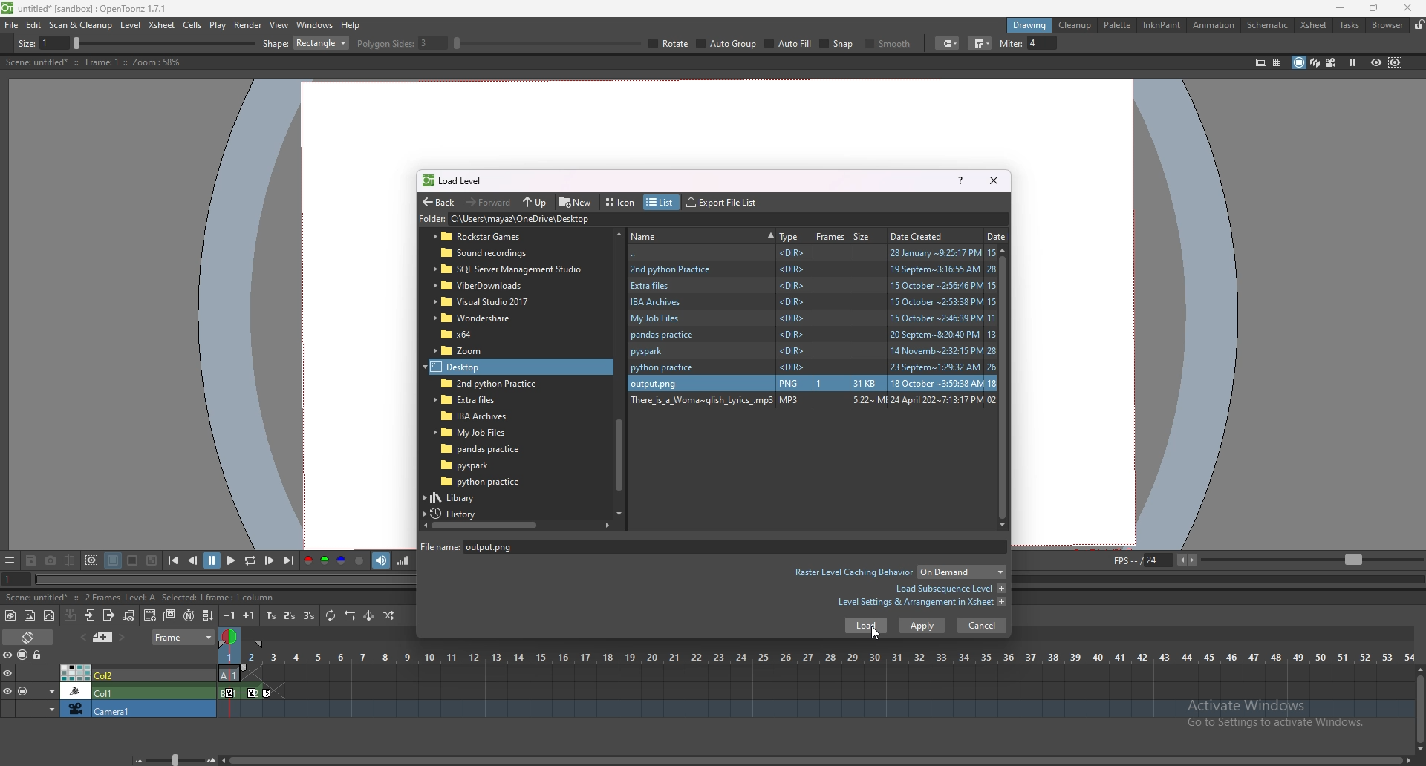 This screenshot has width=1426, height=766. What do you see at coordinates (1287, 43) in the screenshot?
I see `miter` at bounding box center [1287, 43].